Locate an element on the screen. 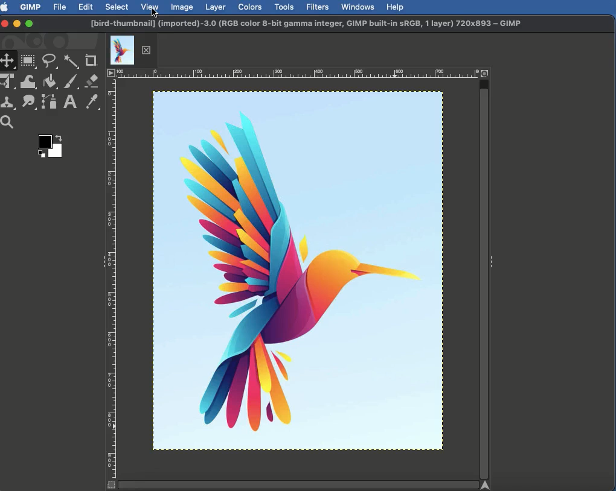  Maximize is located at coordinates (29, 25).